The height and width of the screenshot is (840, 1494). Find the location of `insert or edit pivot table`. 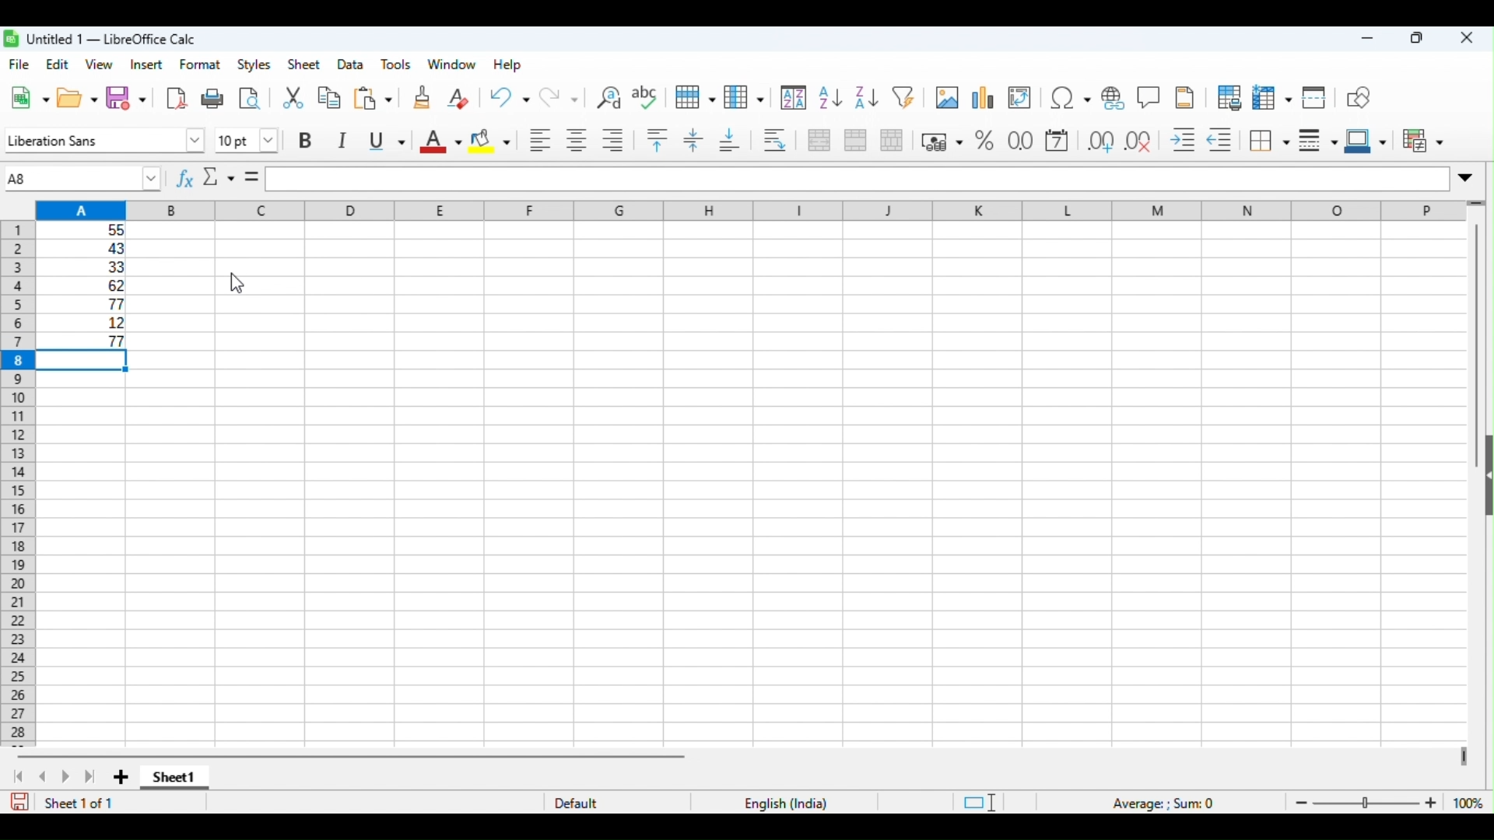

insert or edit pivot table is located at coordinates (1022, 96).